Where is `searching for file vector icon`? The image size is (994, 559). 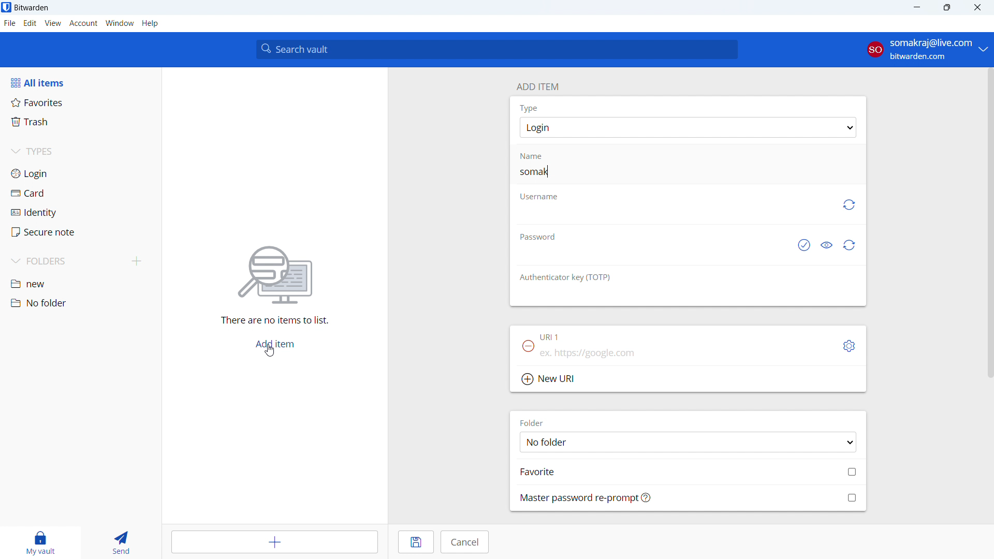
searching for file vector icon is located at coordinates (274, 275).